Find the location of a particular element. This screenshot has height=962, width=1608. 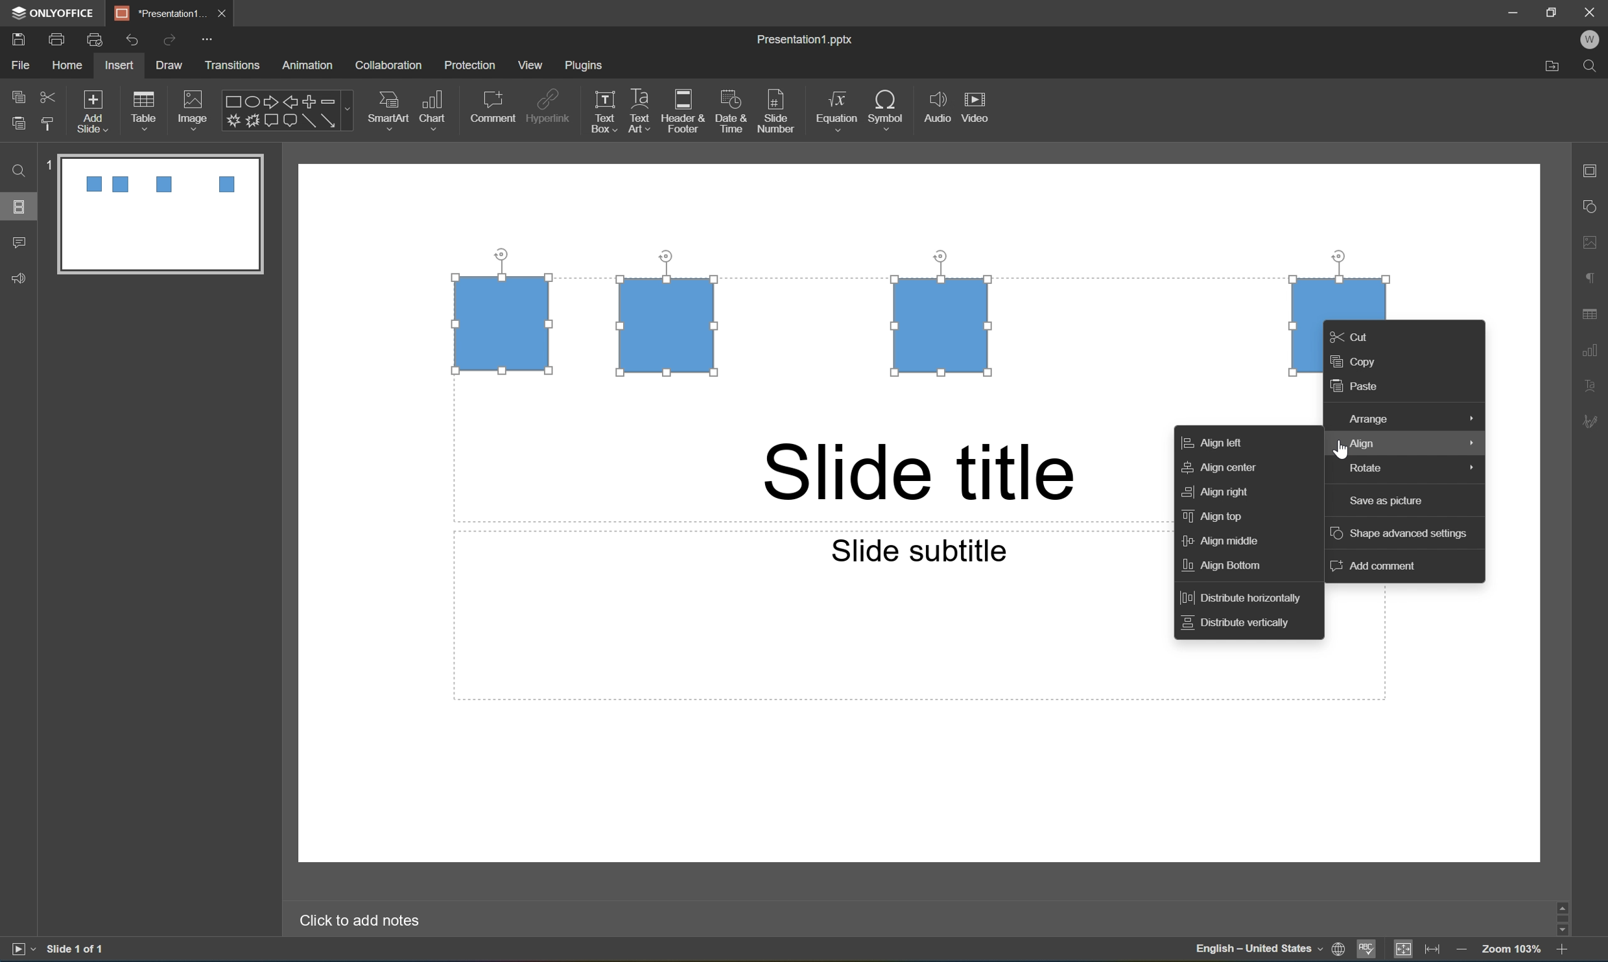

feedback & support is located at coordinates (18, 279).